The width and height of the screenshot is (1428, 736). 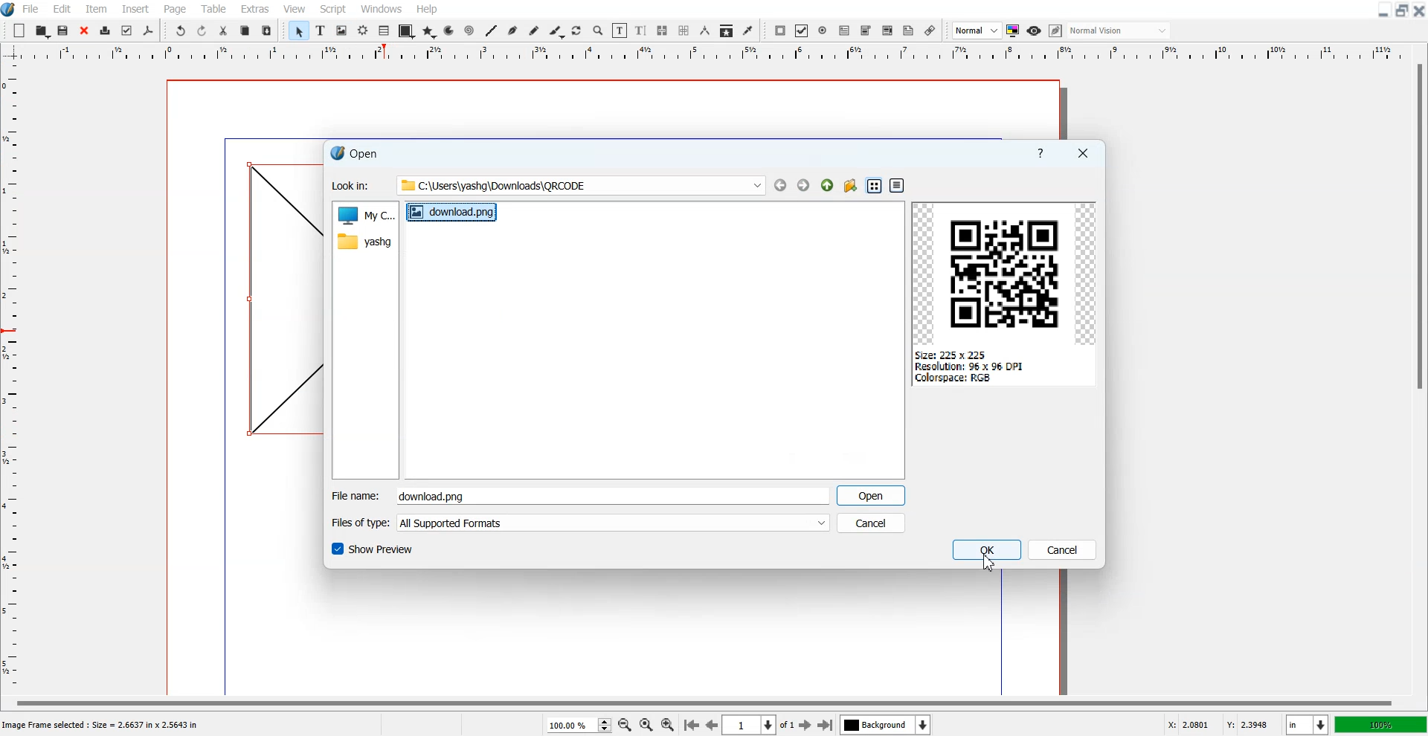 What do you see at coordinates (875, 185) in the screenshot?
I see `List View` at bounding box center [875, 185].